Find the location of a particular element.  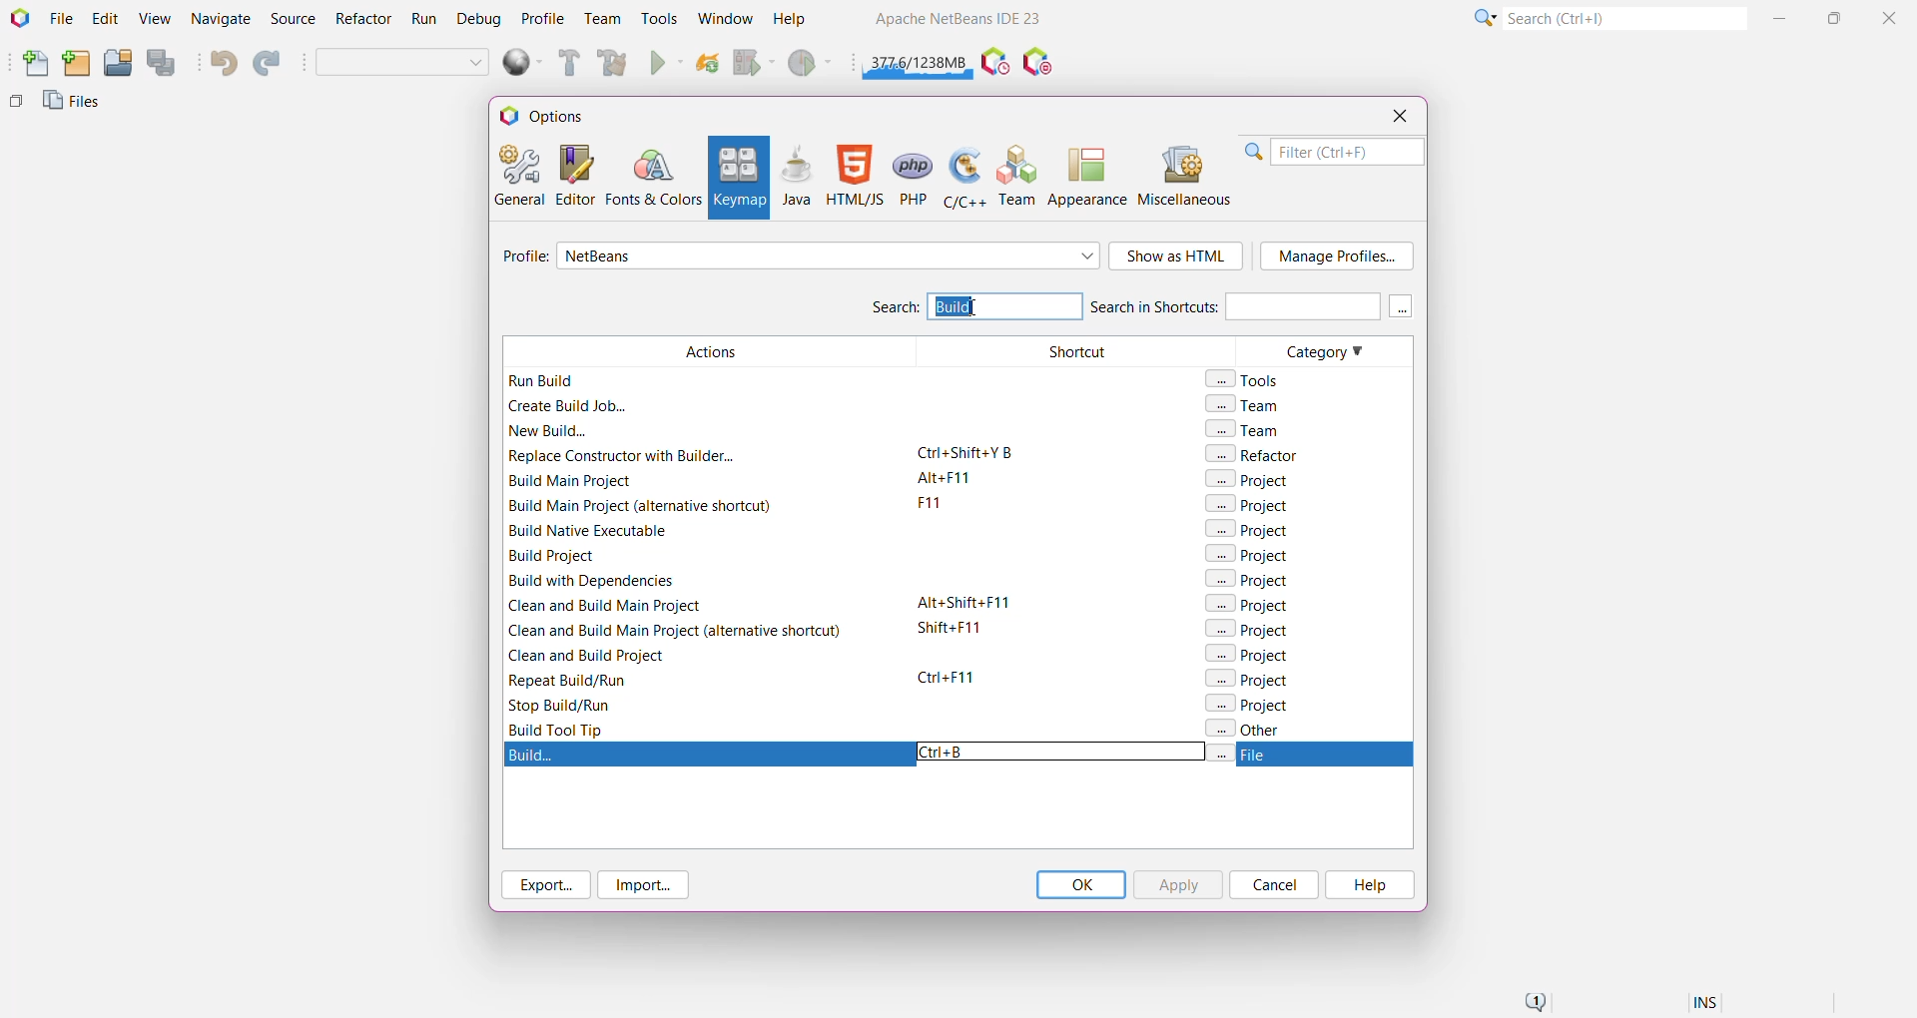

PHP is located at coordinates (915, 176).